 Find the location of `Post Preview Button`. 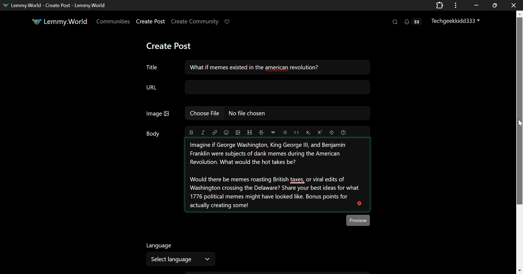

Post Preview Button is located at coordinates (358, 220).